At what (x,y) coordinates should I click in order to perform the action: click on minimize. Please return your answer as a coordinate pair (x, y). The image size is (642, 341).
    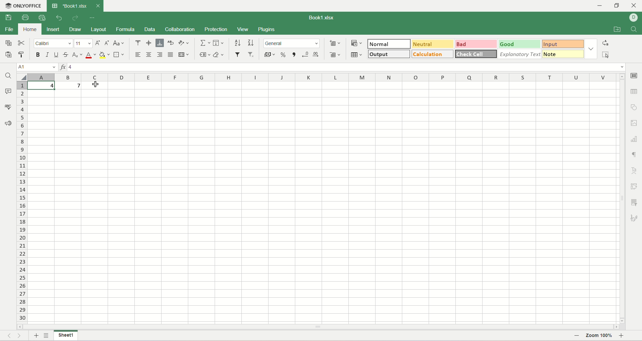
    Looking at the image, I should click on (602, 6).